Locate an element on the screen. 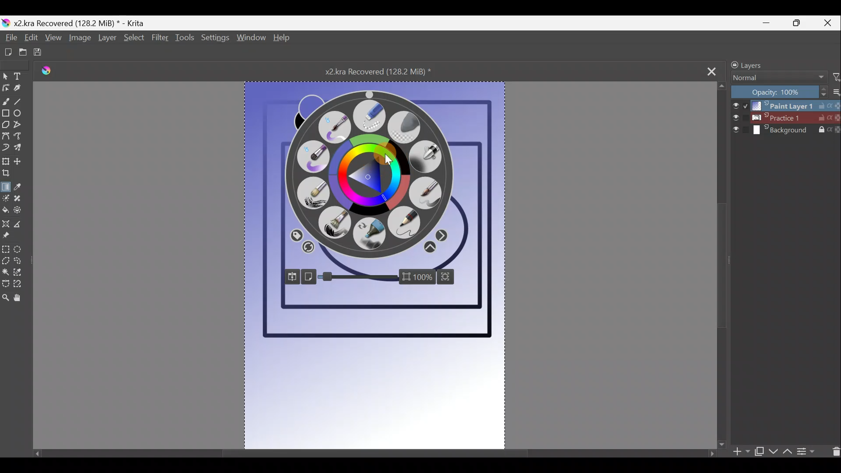  Smart patch tool is located at coordinates (21, 199).